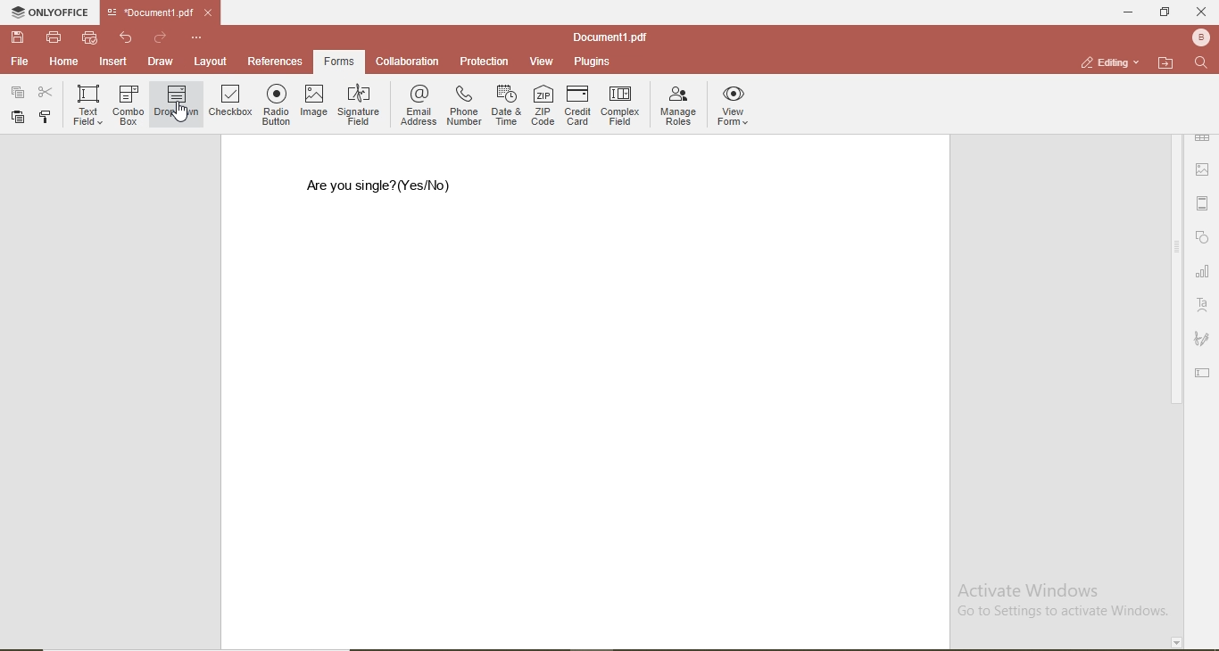  I want to click on document, so click(608, 37).